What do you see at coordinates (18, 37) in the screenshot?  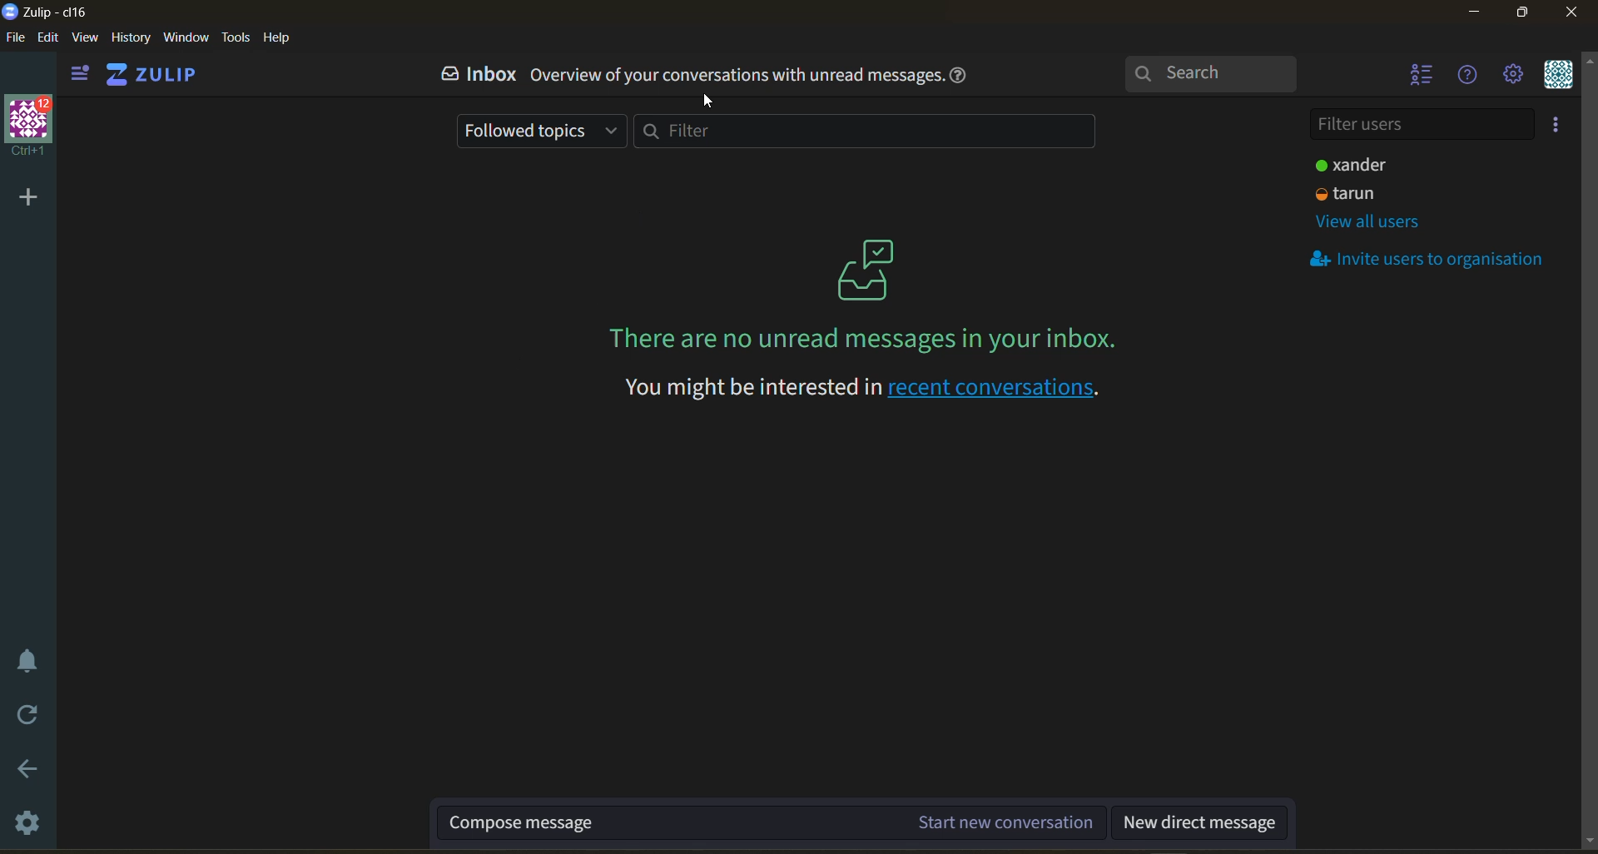 I see `file` at bounding box center [18, 37].